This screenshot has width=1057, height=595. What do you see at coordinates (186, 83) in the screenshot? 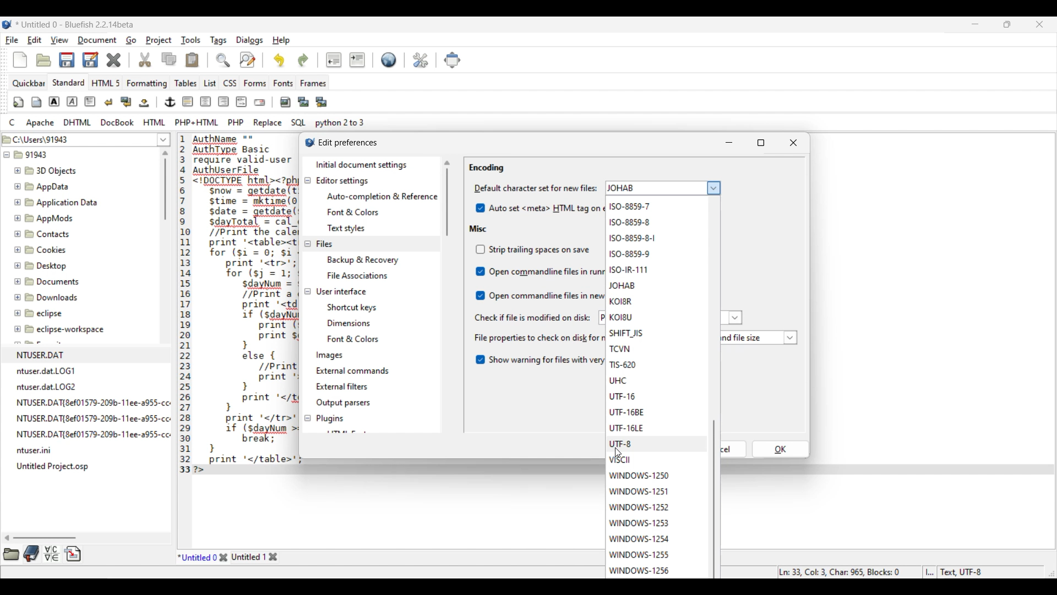
I see `Tables menu` at bounding box center [186, 83].